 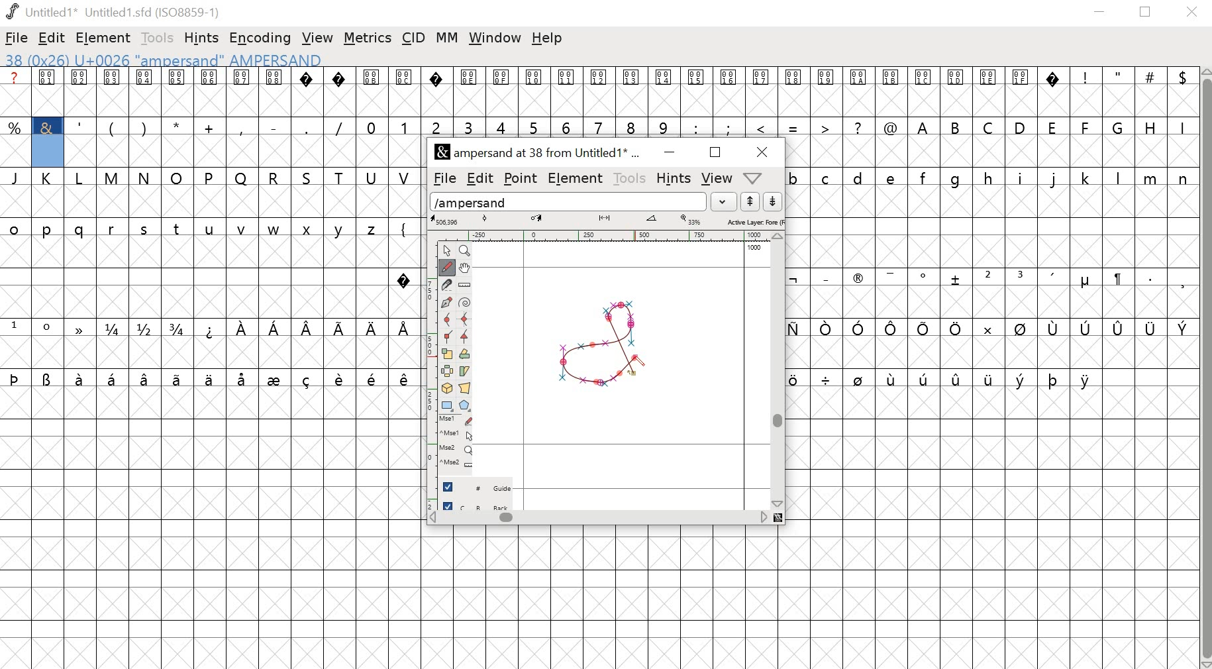 What do you see at coordinates (15, 327) in the screenshot?
I see `1` at bounding box center [15, 327].